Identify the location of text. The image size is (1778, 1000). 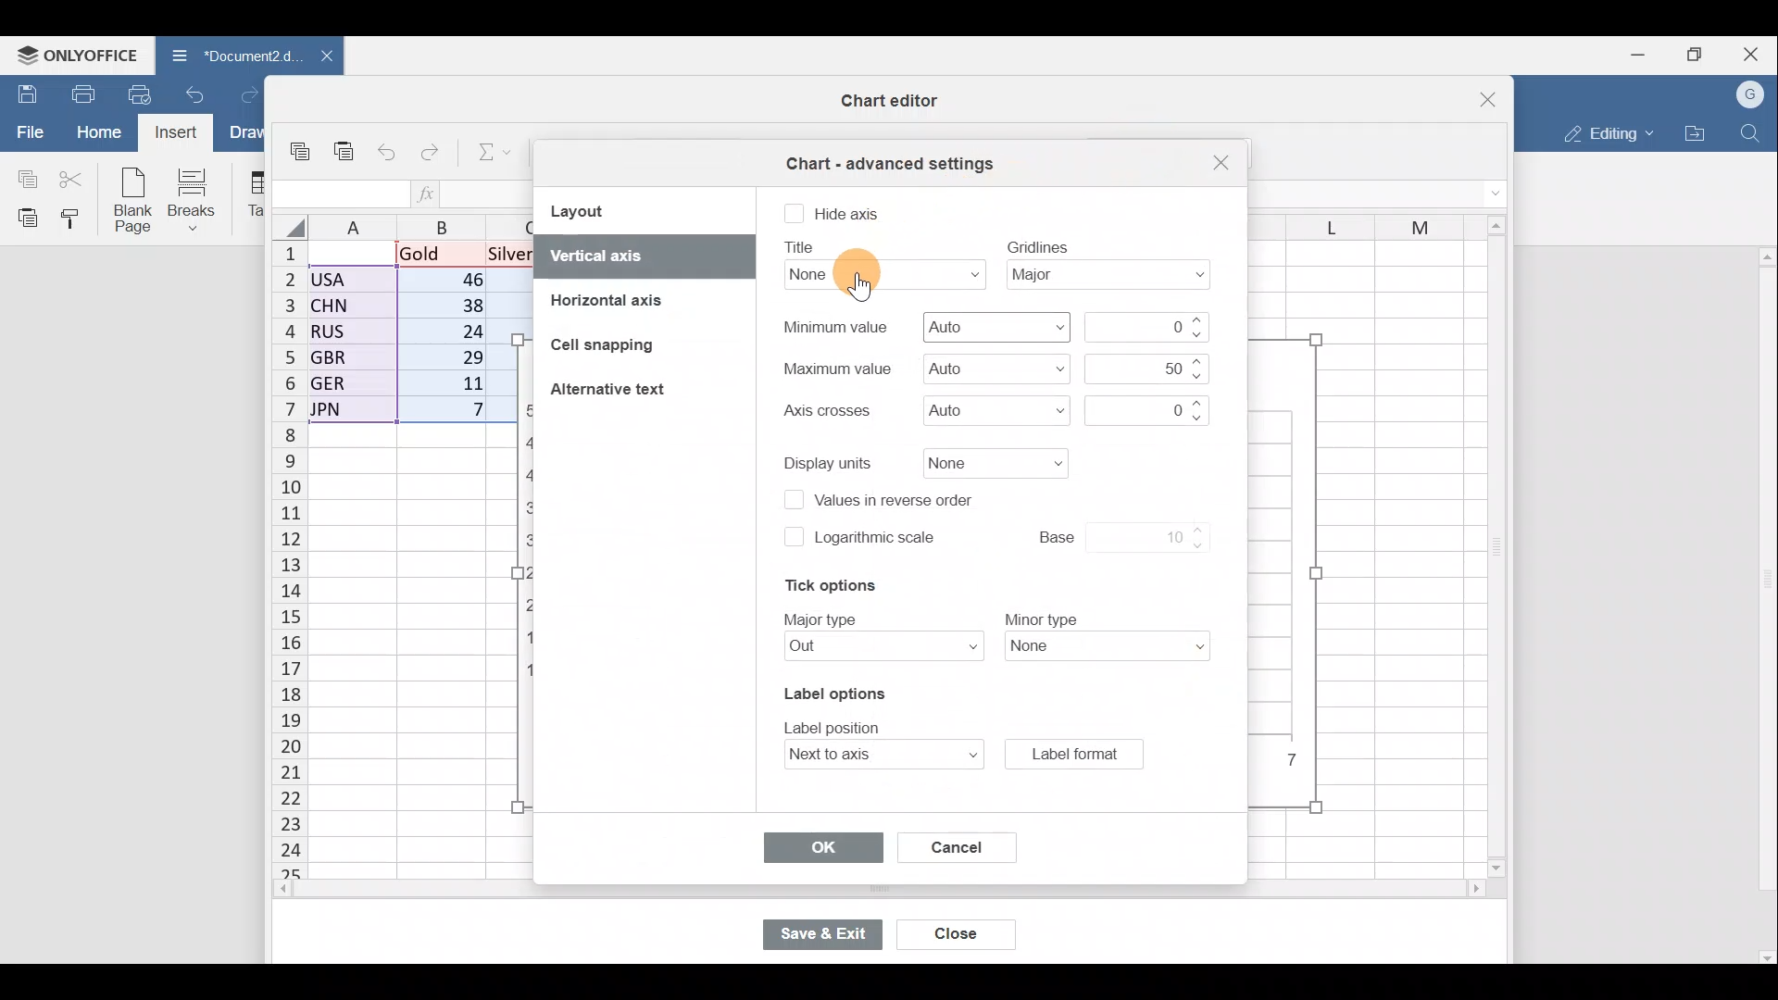
(838, 725).